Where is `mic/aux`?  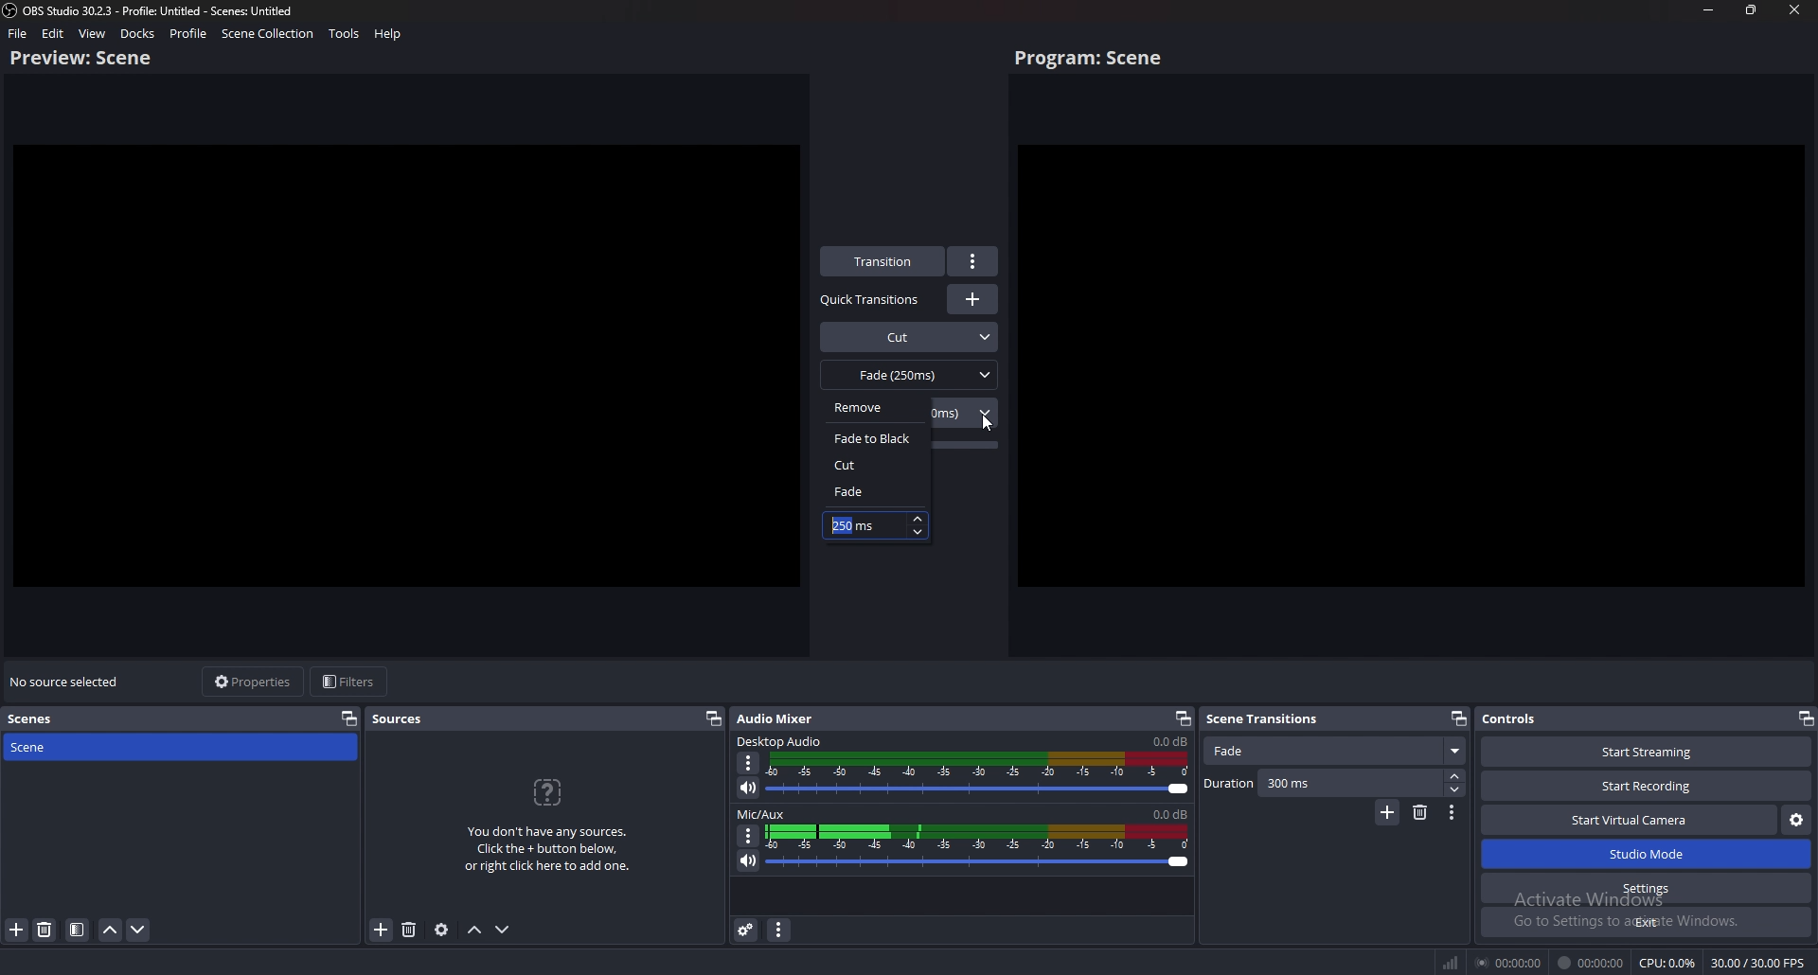
mic/aux is located at coordinates (764, 813).